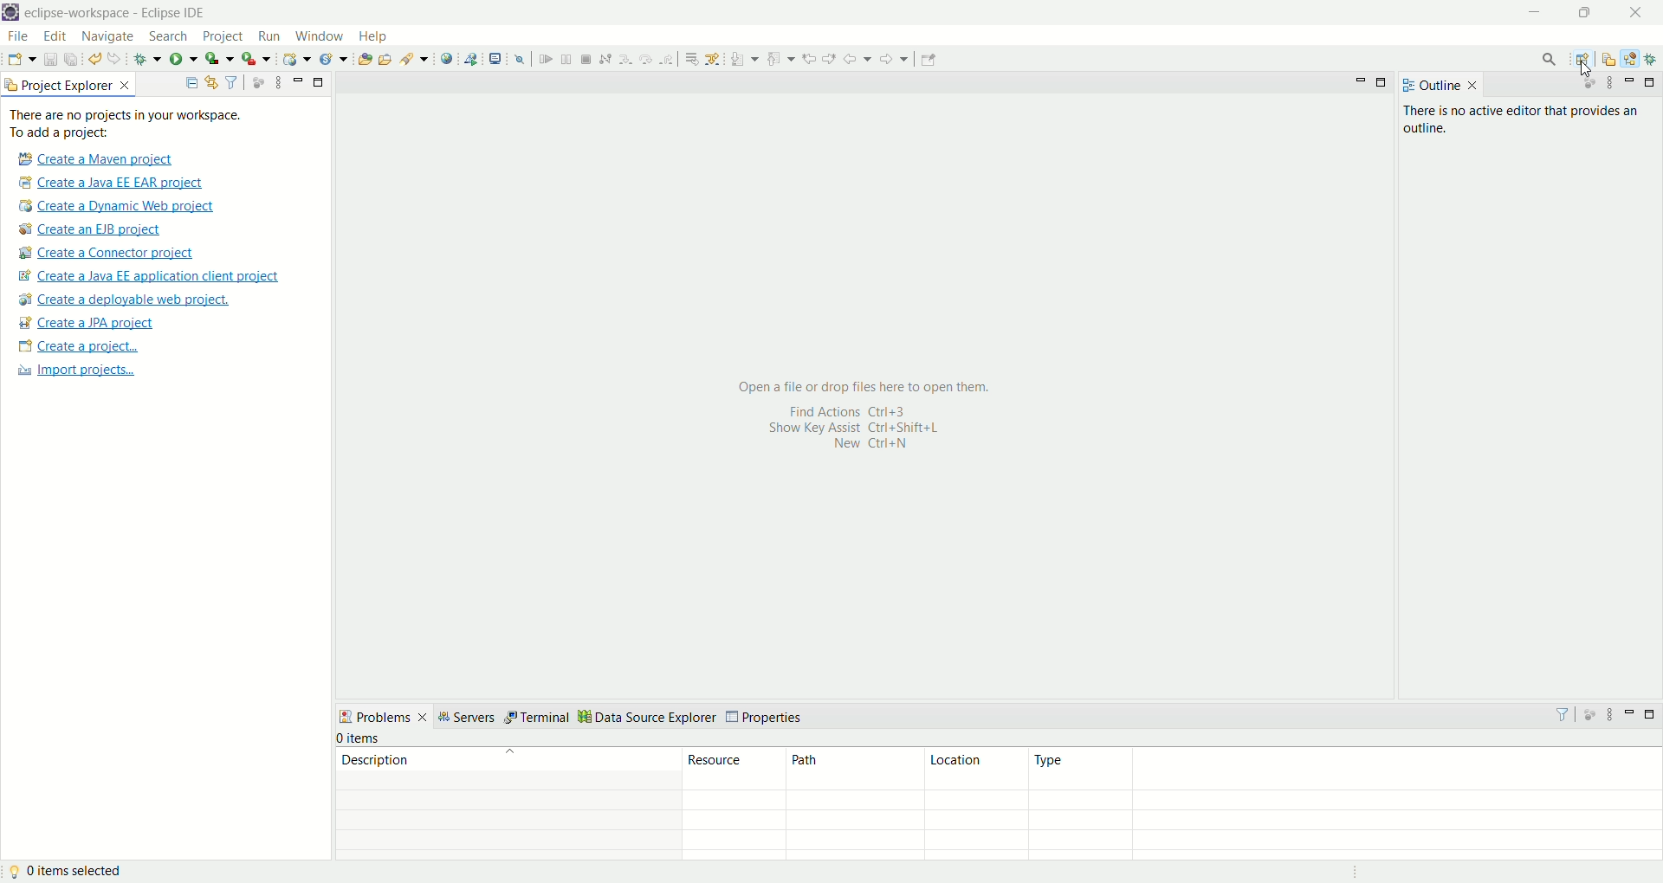 Image resolution: width=1663 pixels, height=883 pixels. Describe the element at coordinates (742, 58) in the screenshot. I see `next annotation` at that location.